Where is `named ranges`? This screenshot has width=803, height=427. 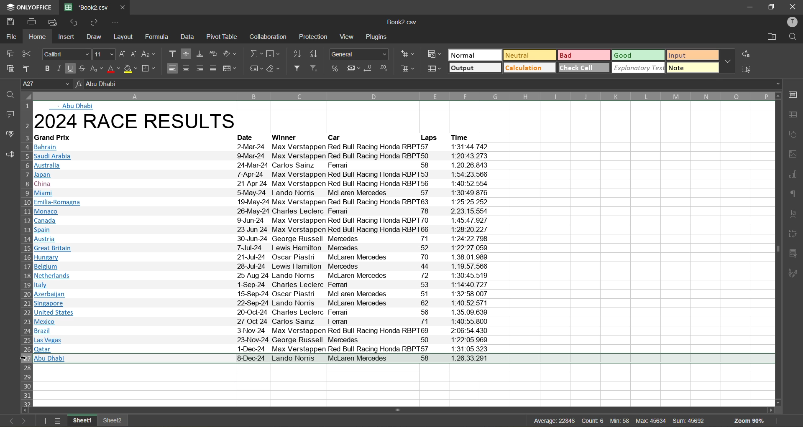
named ranges is located at coordinates (256, 68).